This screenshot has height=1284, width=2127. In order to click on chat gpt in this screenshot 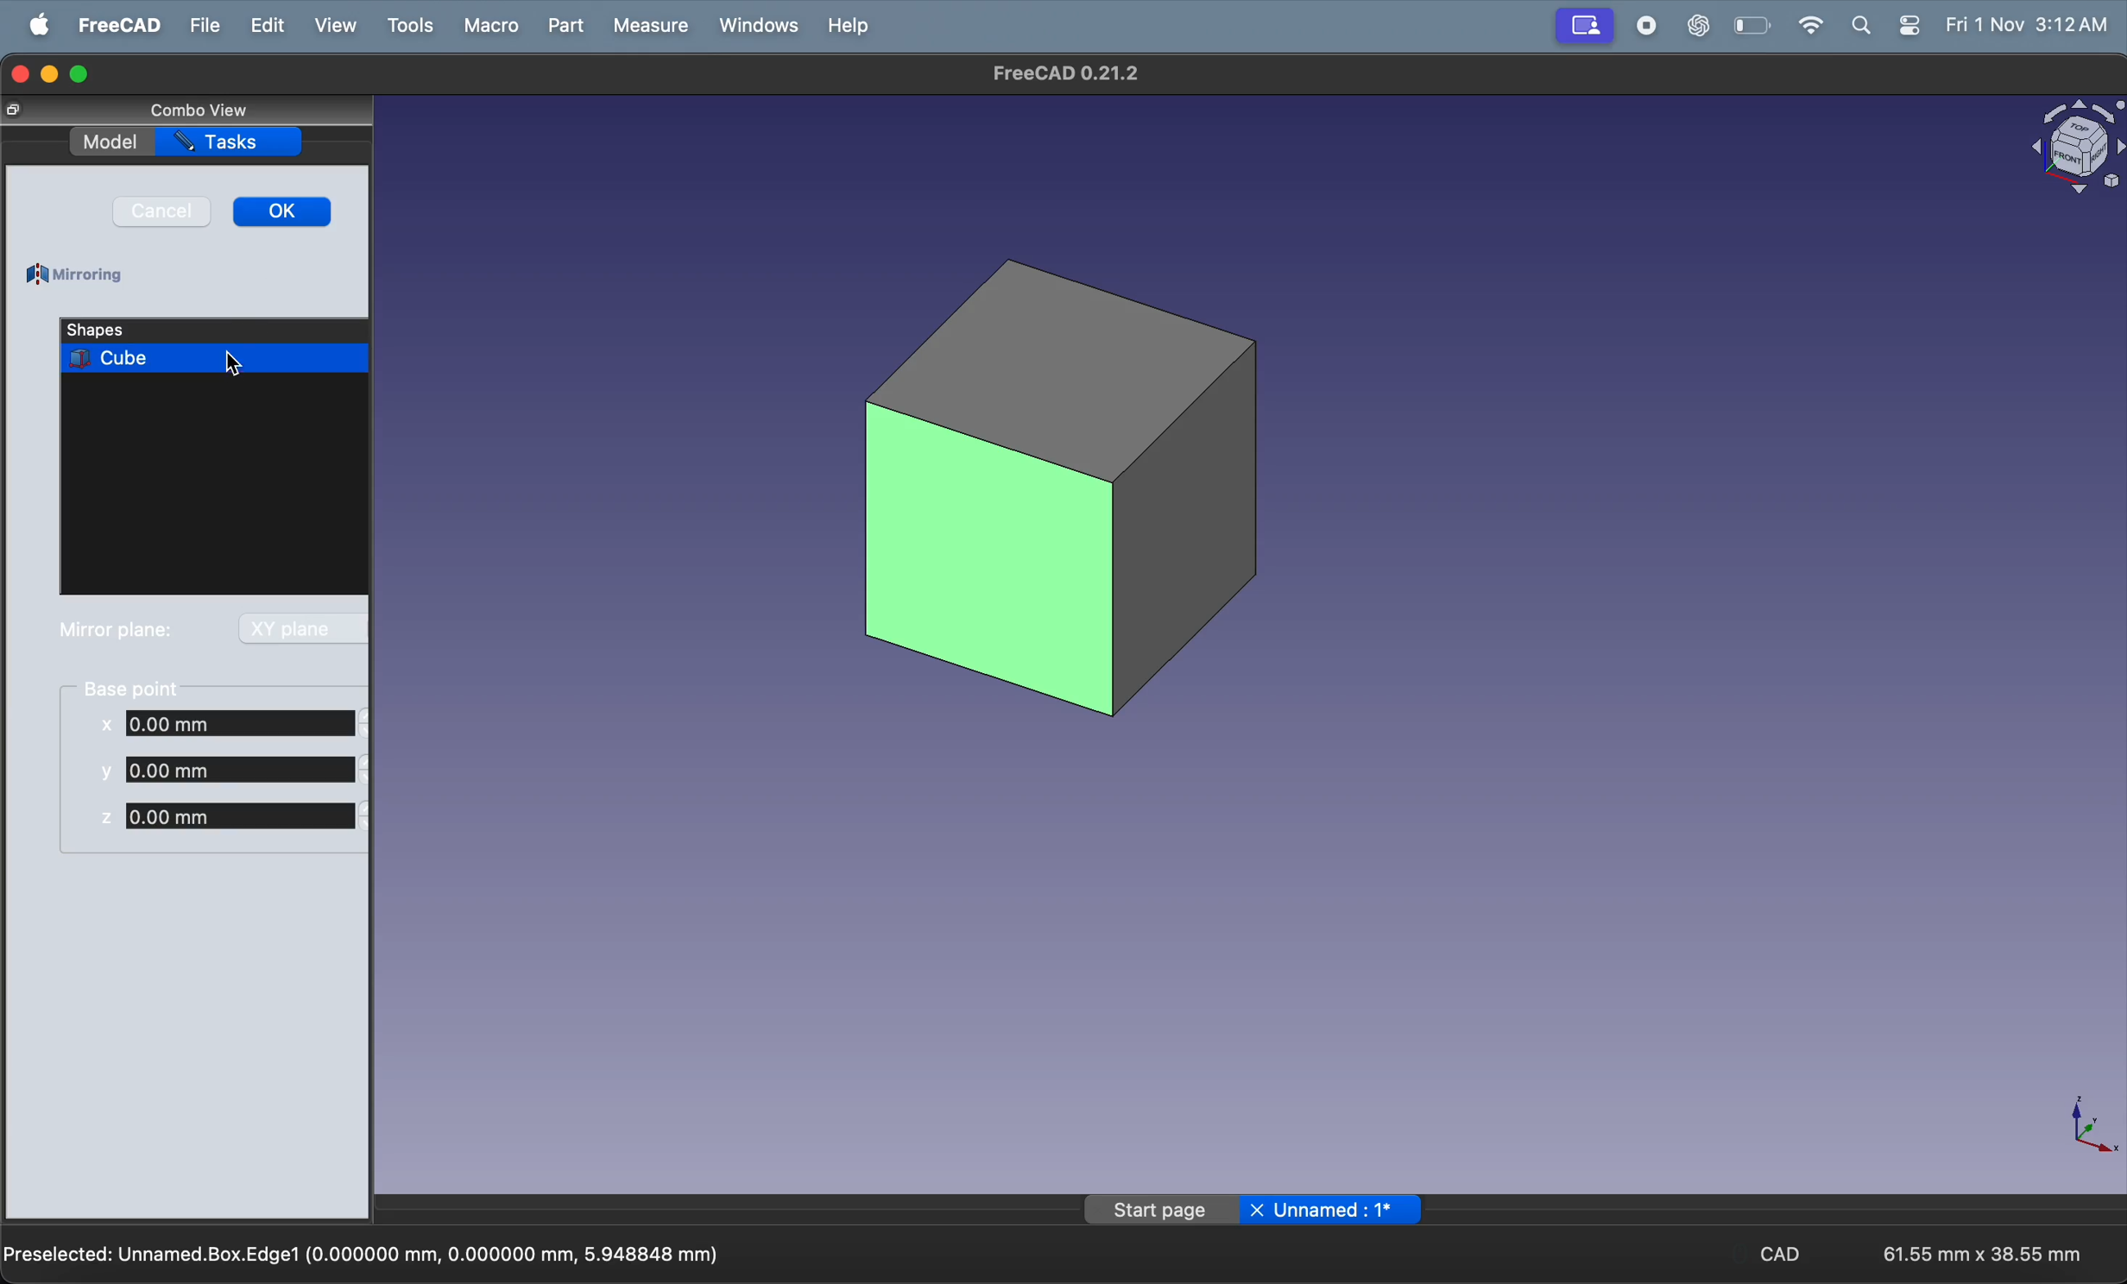, I will do `click(1703, 24)`.